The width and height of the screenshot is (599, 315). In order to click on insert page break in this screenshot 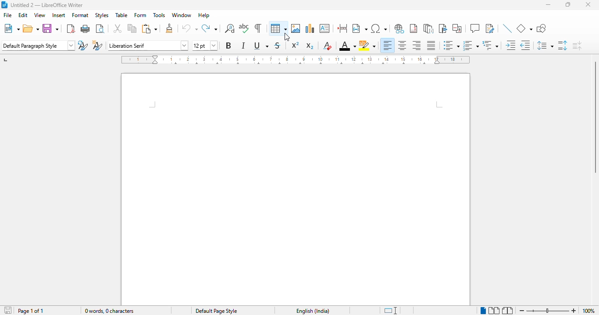, I will do `click(343, 28)`.